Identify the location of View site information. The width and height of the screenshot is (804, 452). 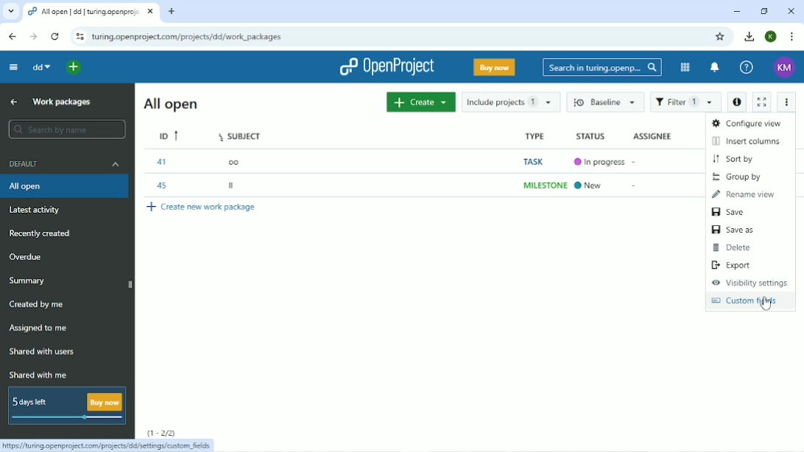
(80, 36).